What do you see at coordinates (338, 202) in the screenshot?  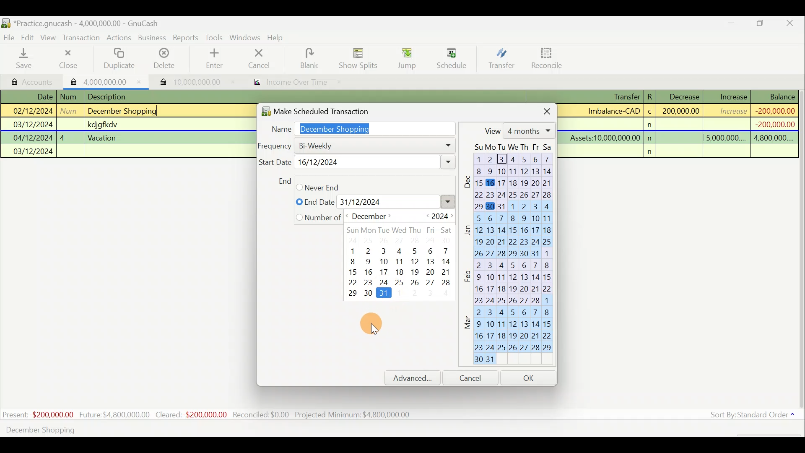 I see `Quarterly` at bounding box center [338, 202].